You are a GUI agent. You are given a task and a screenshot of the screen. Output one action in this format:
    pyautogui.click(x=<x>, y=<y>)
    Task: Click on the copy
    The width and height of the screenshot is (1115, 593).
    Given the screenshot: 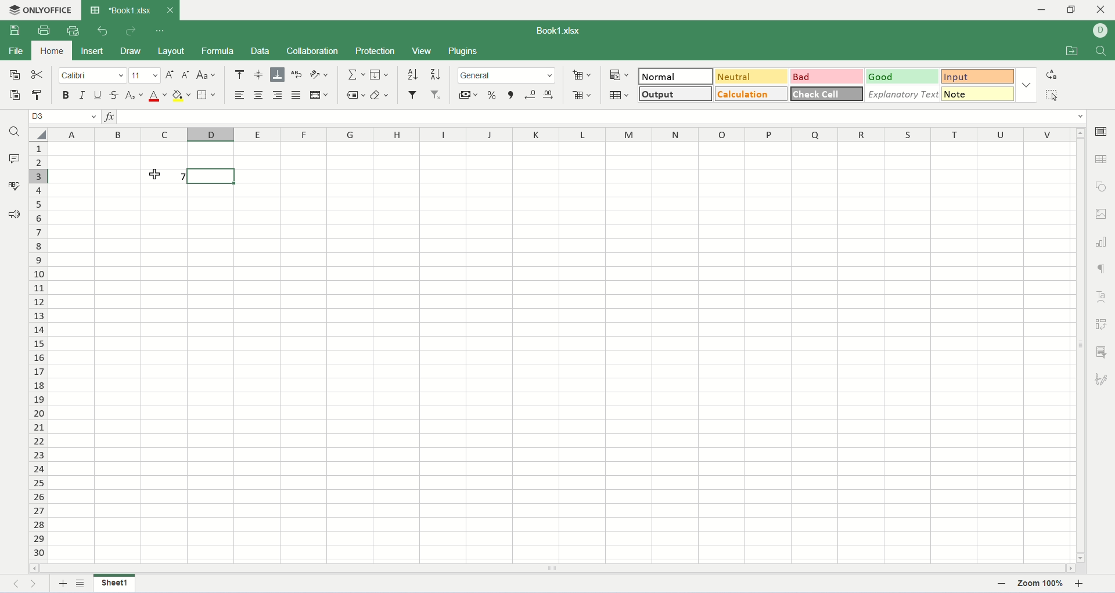 What is the action you would take?
    pyautogui.click(x=12, y=74)
    